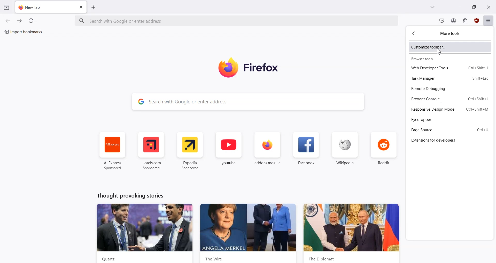  Describe the element at coordinates (460, 7) in the screenshot. I see `Minimize` at that location.